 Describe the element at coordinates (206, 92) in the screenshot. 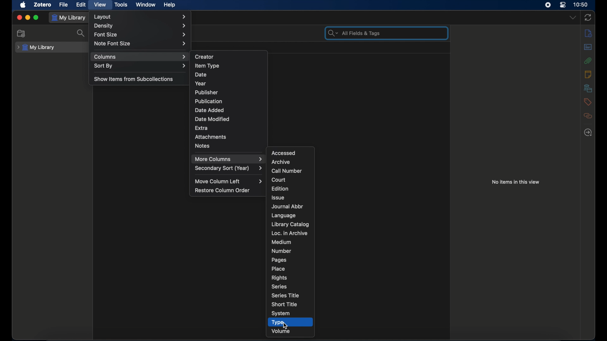

I see `publisher` at that location.